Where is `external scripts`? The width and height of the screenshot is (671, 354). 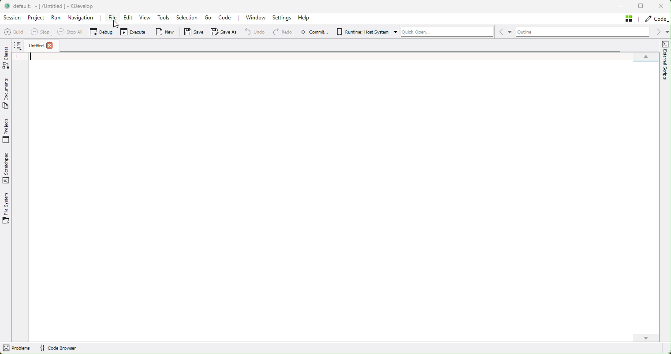 external scripts is located at coordinates (664, 61).